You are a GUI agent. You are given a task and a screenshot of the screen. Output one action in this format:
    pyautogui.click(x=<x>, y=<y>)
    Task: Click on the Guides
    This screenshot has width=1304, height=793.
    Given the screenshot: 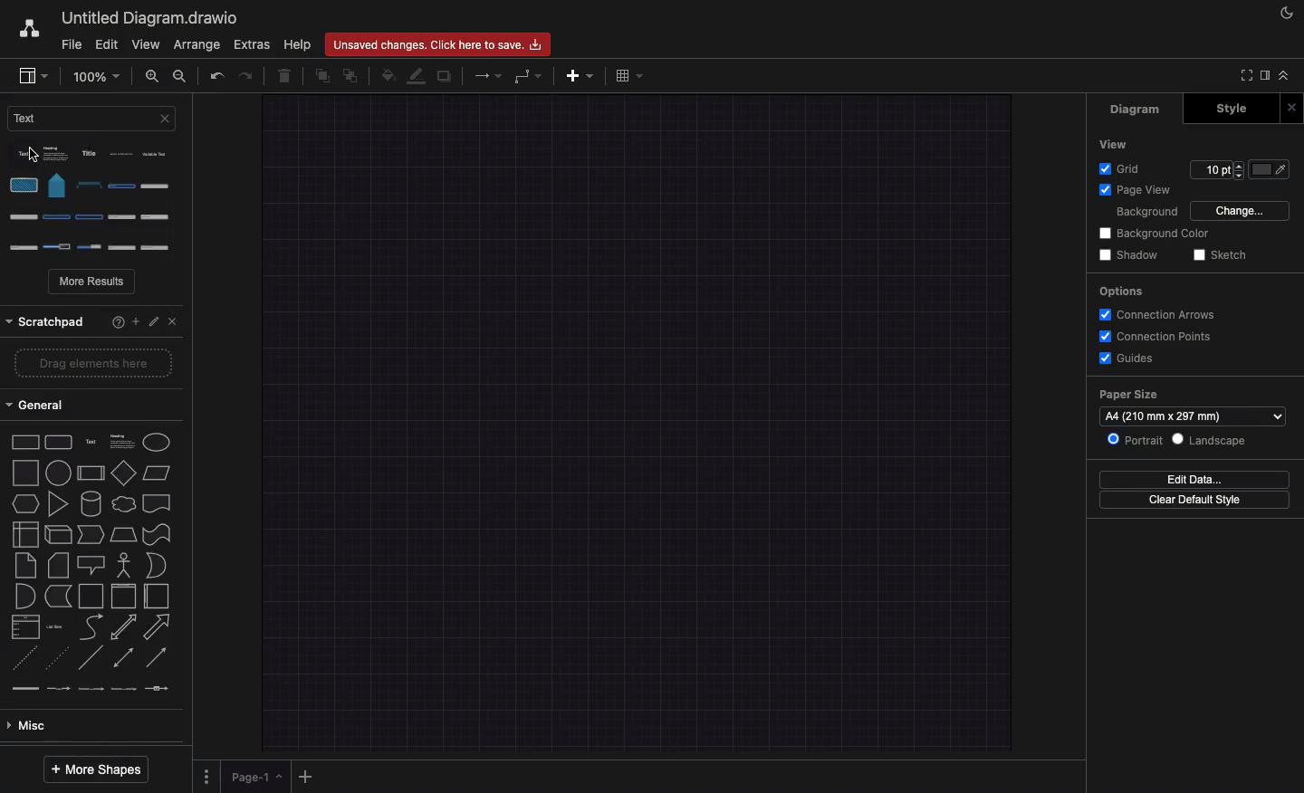 What is the action you would take?
    pyautogui.click(x=1129, y=358)
    